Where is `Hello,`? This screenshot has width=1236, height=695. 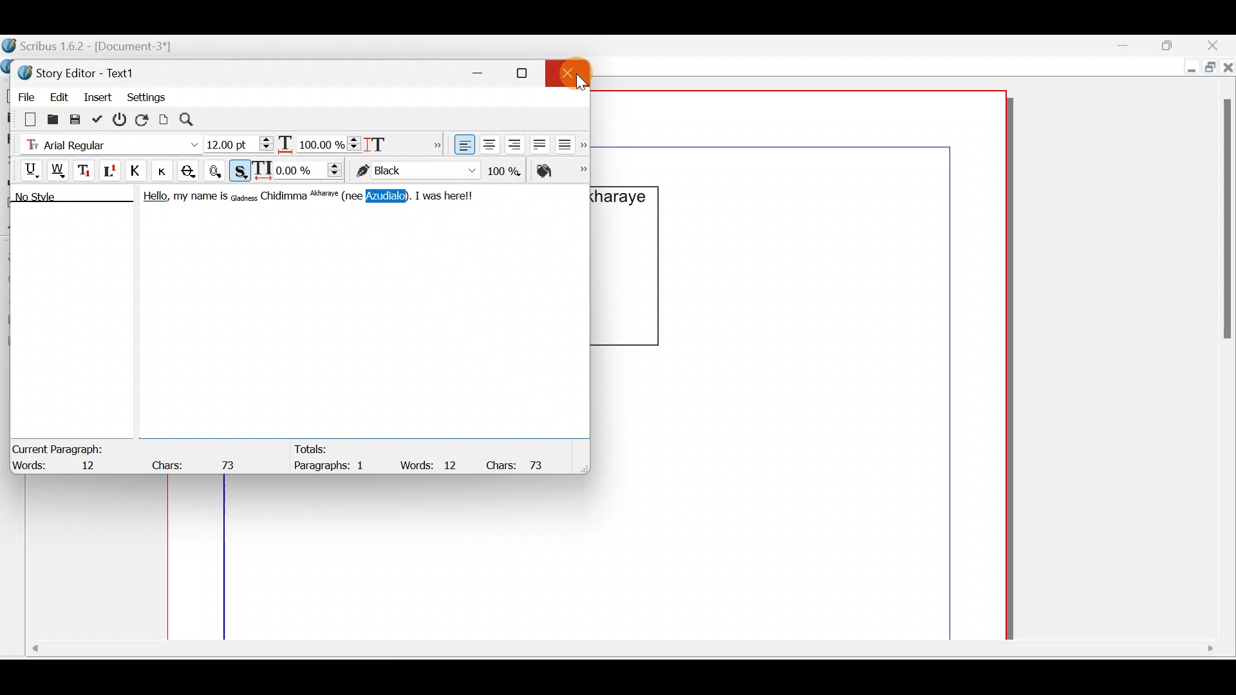 Hello, is located at coordinates (152, 198).